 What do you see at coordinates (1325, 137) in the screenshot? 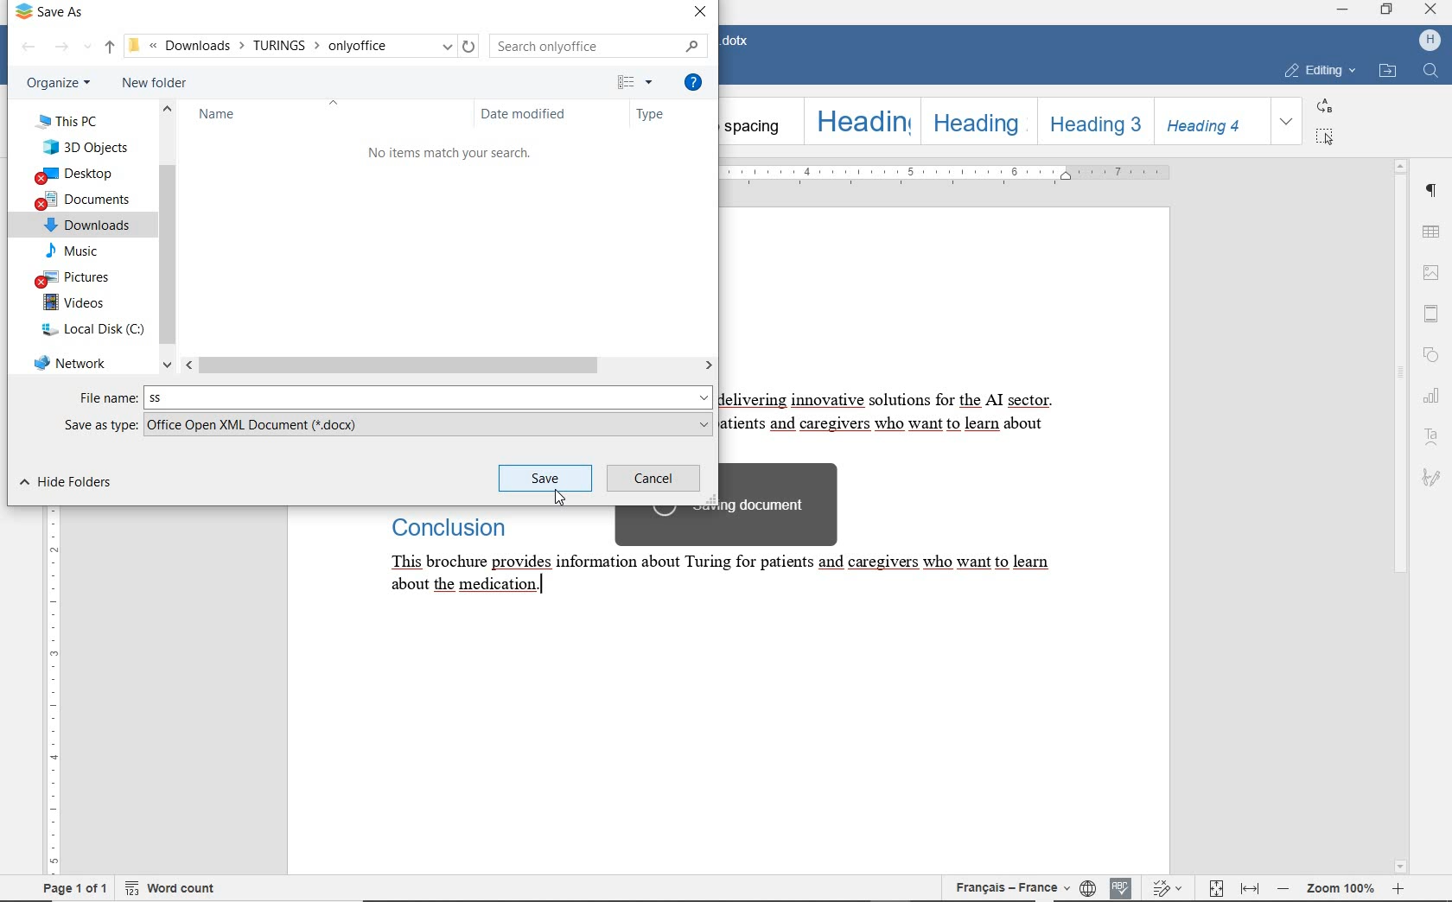
I see `SELECT ALL` at bounding box center [1325, 137].